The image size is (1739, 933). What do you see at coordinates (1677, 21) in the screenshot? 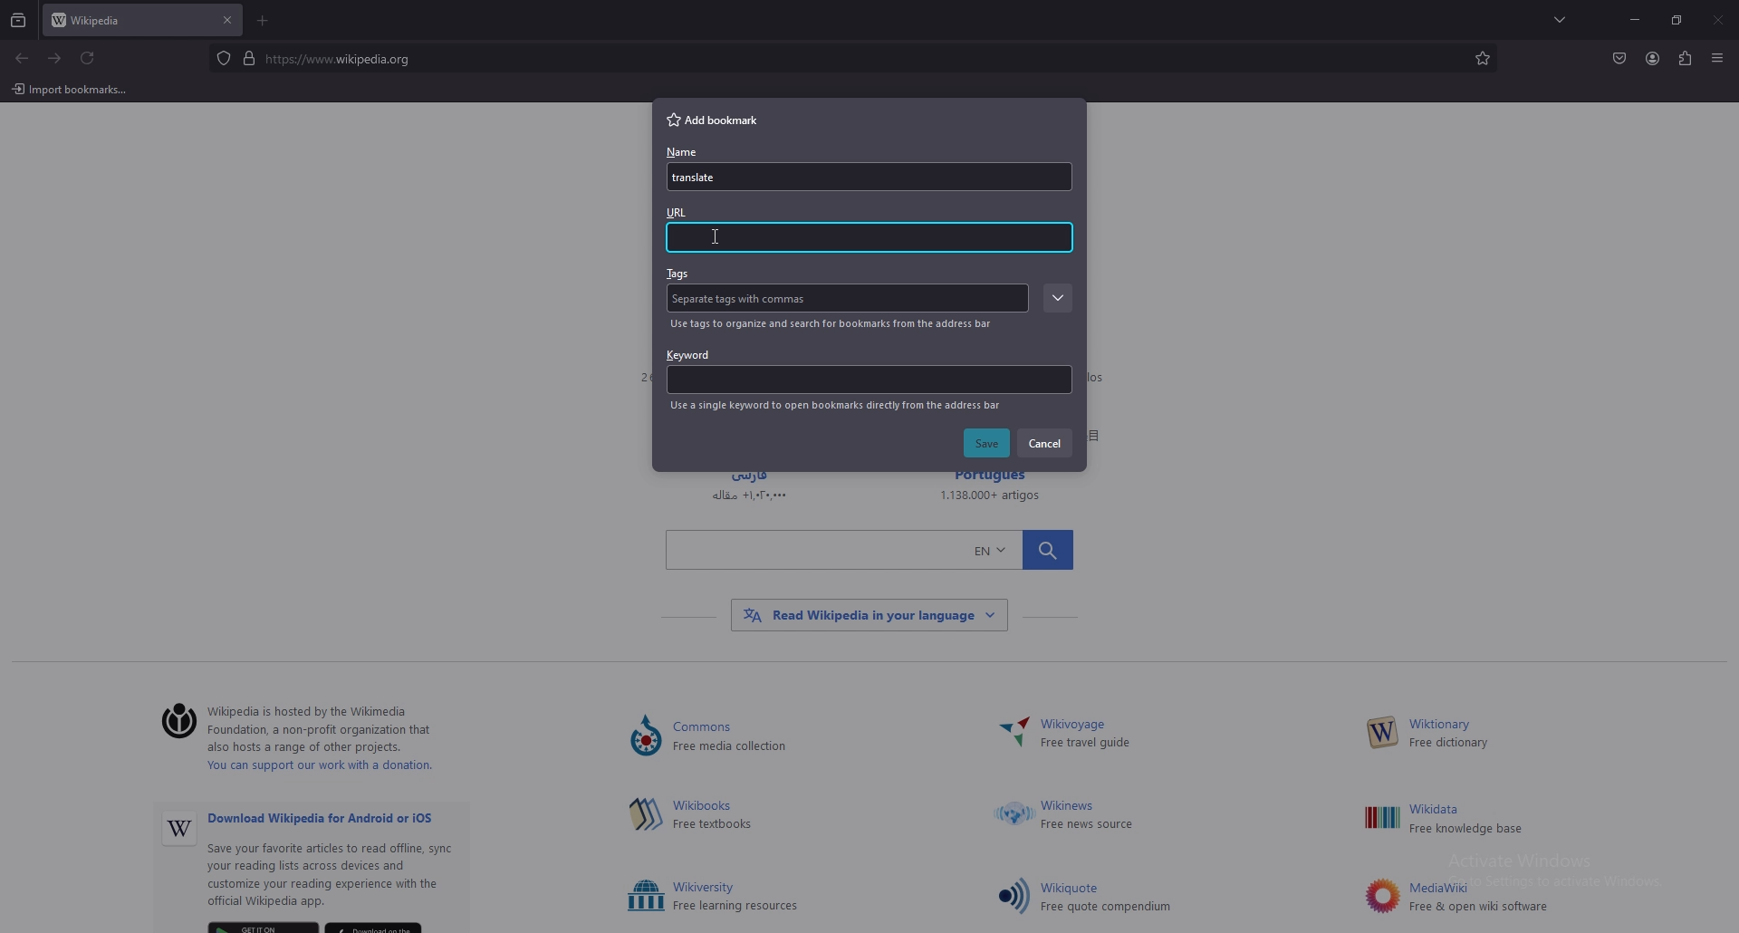
I see `resize` at bounding box center [1677, 21].